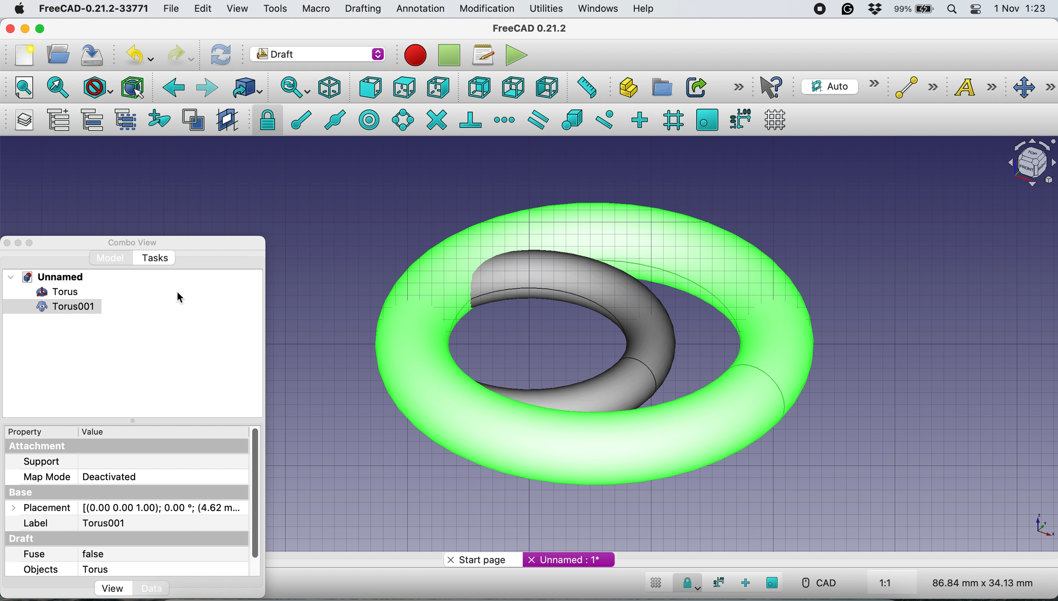  I want to click on start page, so click(481, 560).